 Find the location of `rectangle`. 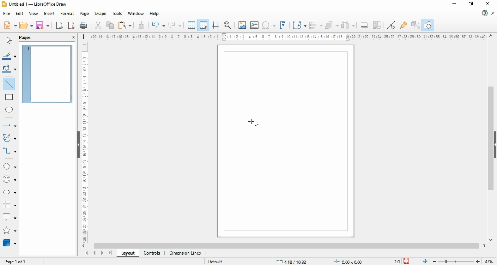

rectangle is located at coordinates (9, 97).